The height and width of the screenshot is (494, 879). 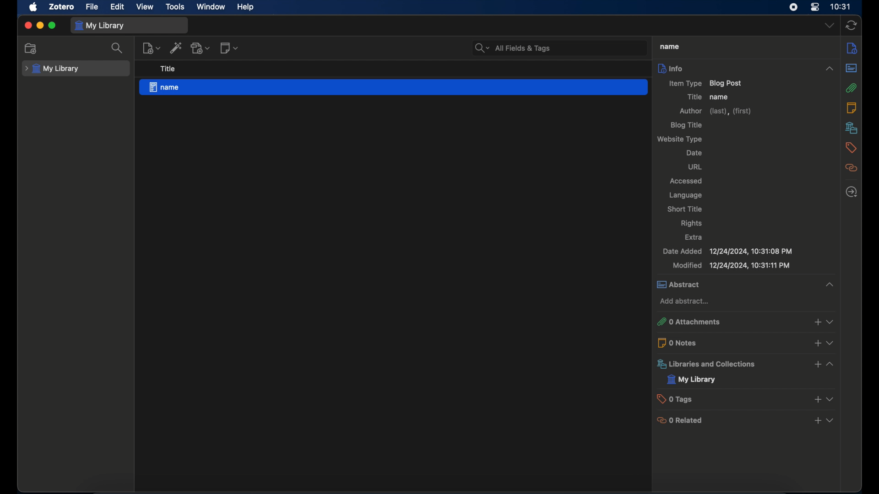 I want to click on close, so click(x=27, y=26).